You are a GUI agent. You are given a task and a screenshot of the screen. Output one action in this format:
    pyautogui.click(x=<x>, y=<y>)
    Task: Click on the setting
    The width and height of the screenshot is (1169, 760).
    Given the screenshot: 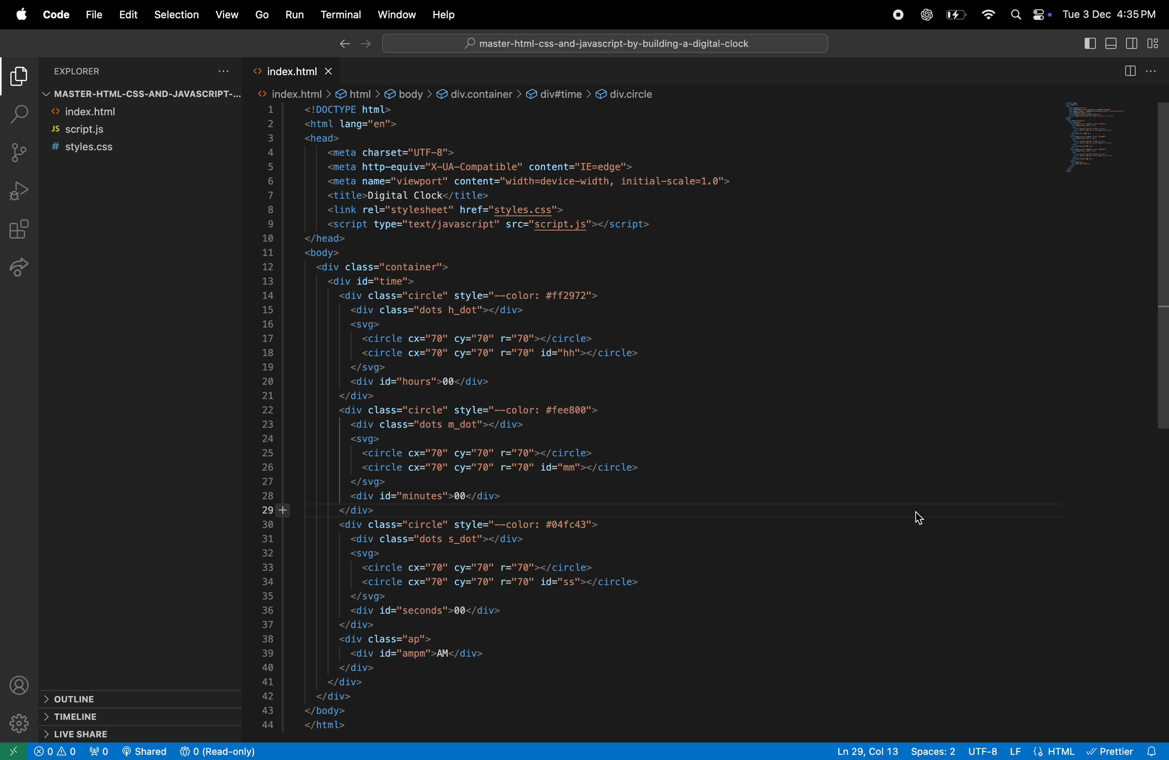 What is the action you would take?
    pyautogui.click(x=16, y=725)
    